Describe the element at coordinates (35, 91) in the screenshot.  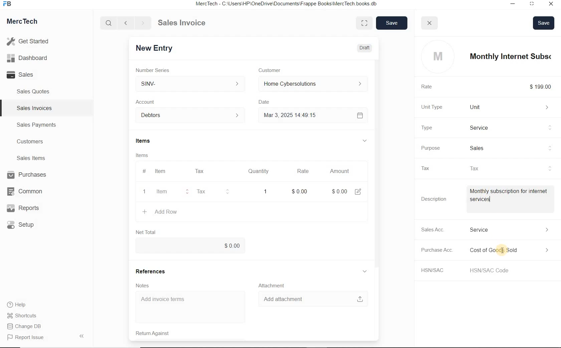
I see `Sales Quotes` at that location.